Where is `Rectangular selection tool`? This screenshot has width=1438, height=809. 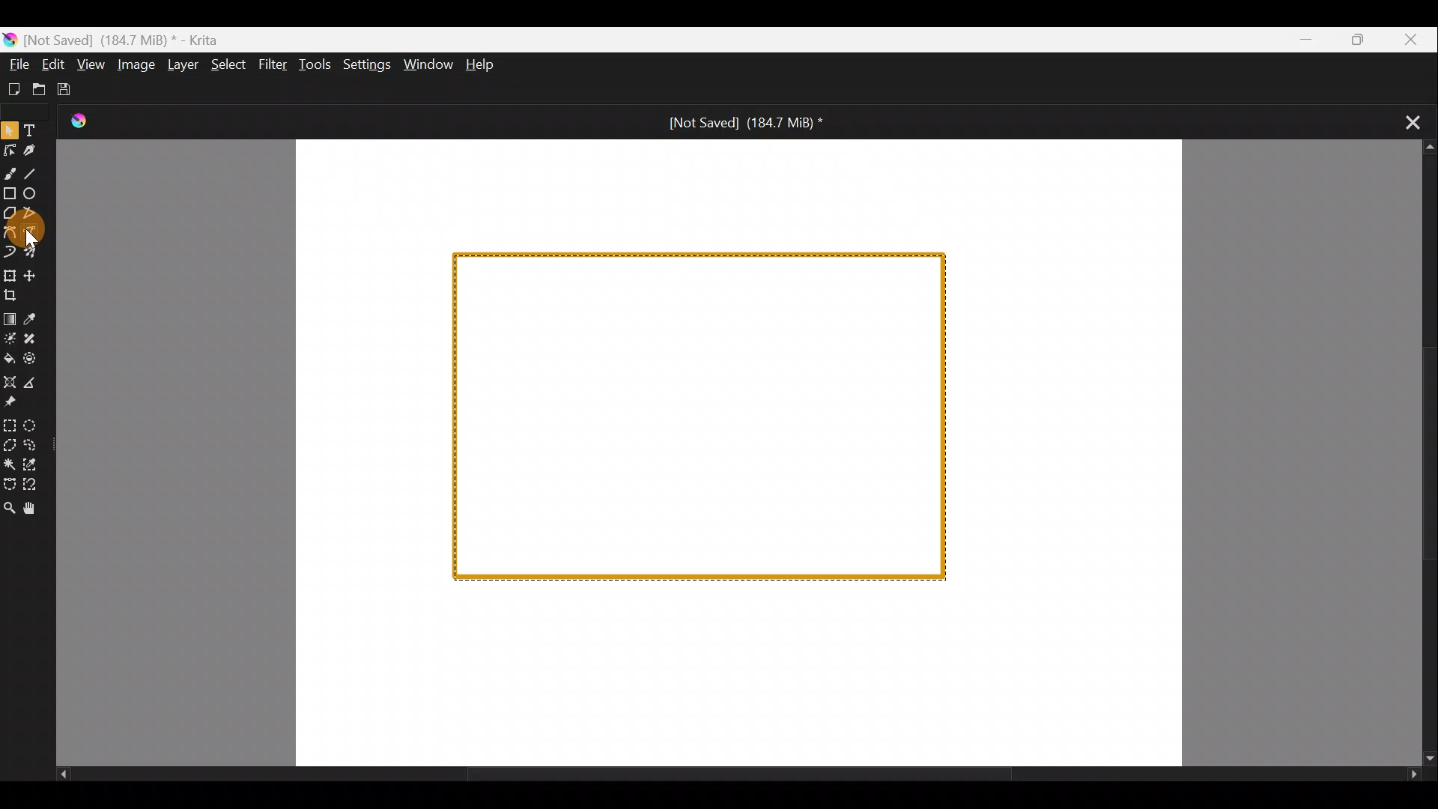
Rectangular selection tool is located at coordinates (10, 422).